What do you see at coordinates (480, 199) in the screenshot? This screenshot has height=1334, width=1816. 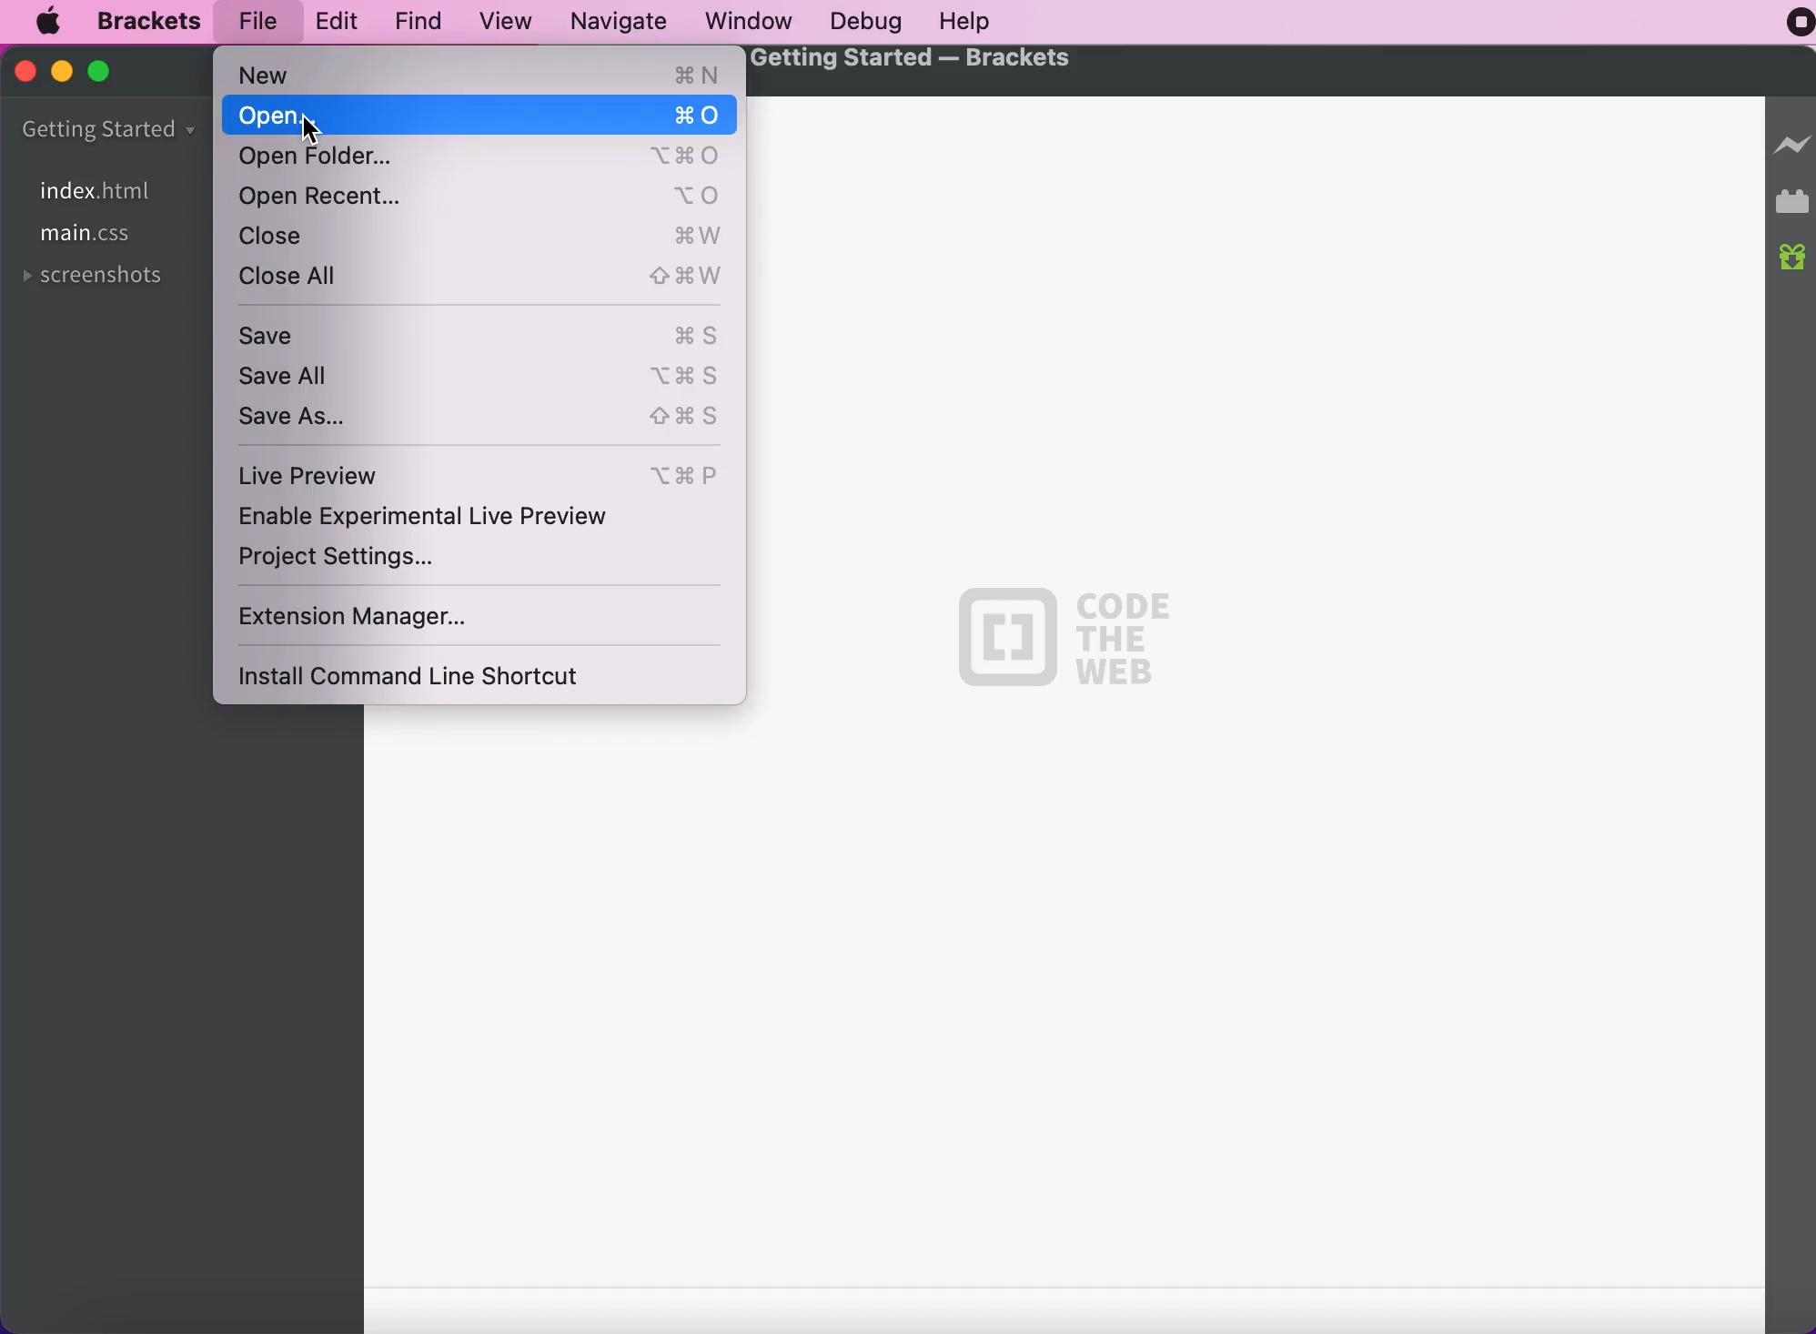 I see `open recent` at bounding box center [480, 199].